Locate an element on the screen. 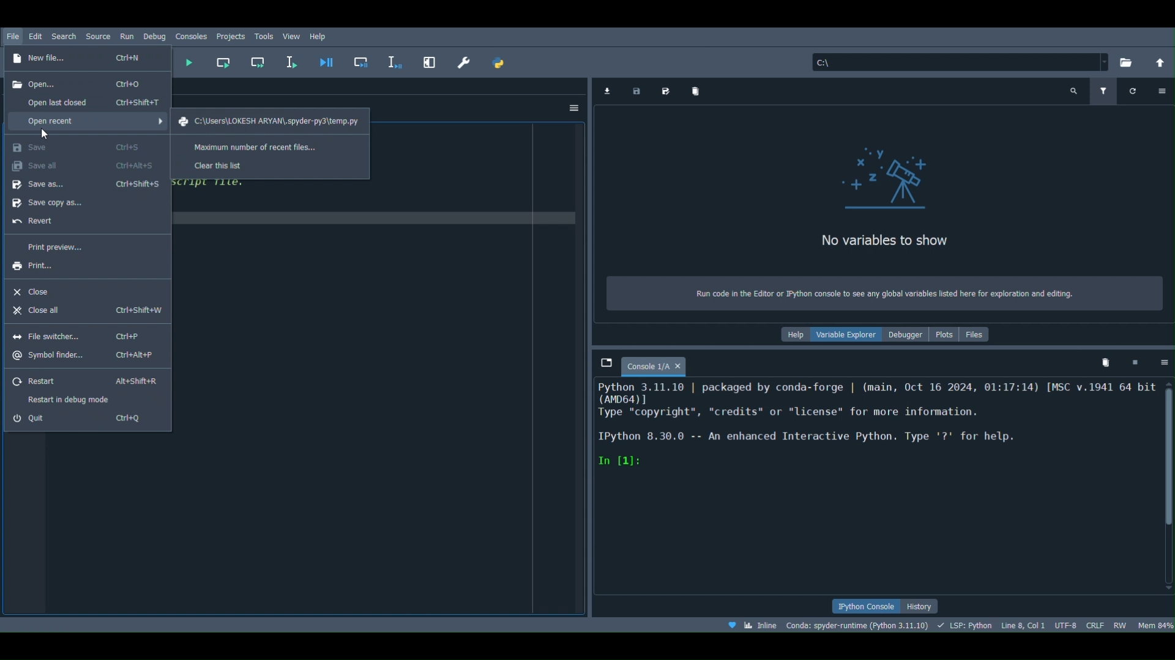 This screenshot has width=1175, height=660. View is located at coordinates (294, 35).